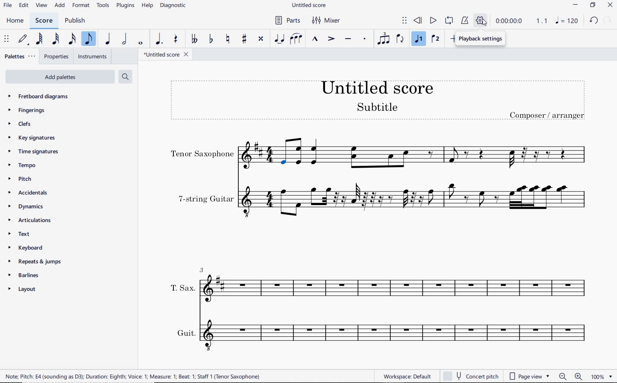 This screenshot has width=617, height=383. What do you see at coordinates (19, 56) in the screenshot?
I see `PALETTES` at bounding box center [19, 56].